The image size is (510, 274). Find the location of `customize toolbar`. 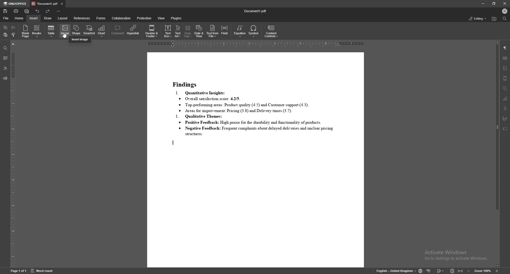

customize toolbar is located at coordinates (59, 11).